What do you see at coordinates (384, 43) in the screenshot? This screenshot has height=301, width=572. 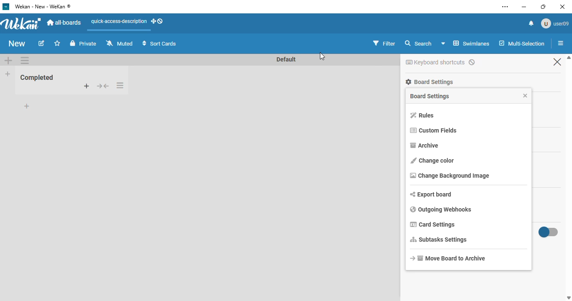 I see `filter` at bounding box center [384, 43].